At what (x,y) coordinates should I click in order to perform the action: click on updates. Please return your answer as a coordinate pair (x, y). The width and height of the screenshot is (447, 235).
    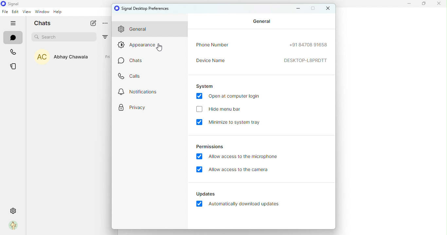
    Looking at the image, I should click on (203, 194).